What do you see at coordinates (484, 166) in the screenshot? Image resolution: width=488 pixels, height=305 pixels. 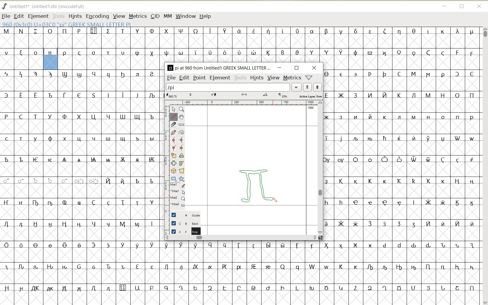 I see `SCROLLBAR` at bounding box center [484, 166].